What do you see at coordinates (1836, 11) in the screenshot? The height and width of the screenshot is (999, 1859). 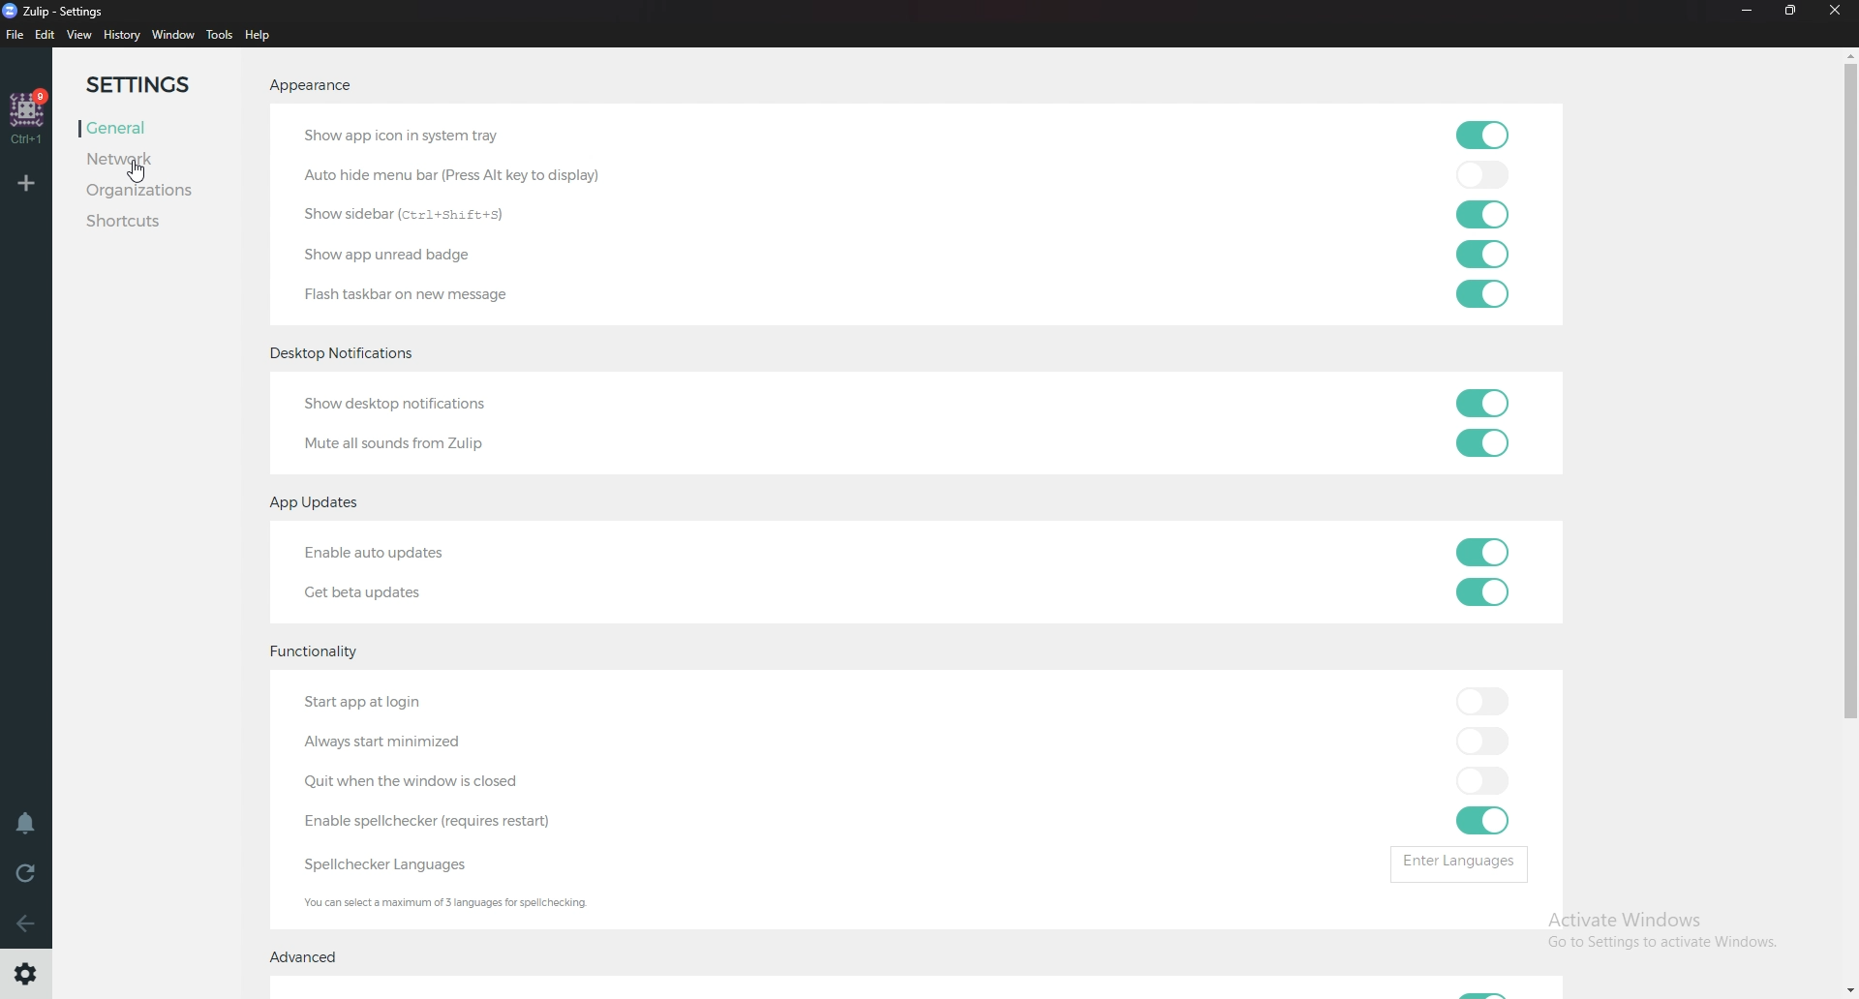 I see `close` at bounding box center [1836, 11].